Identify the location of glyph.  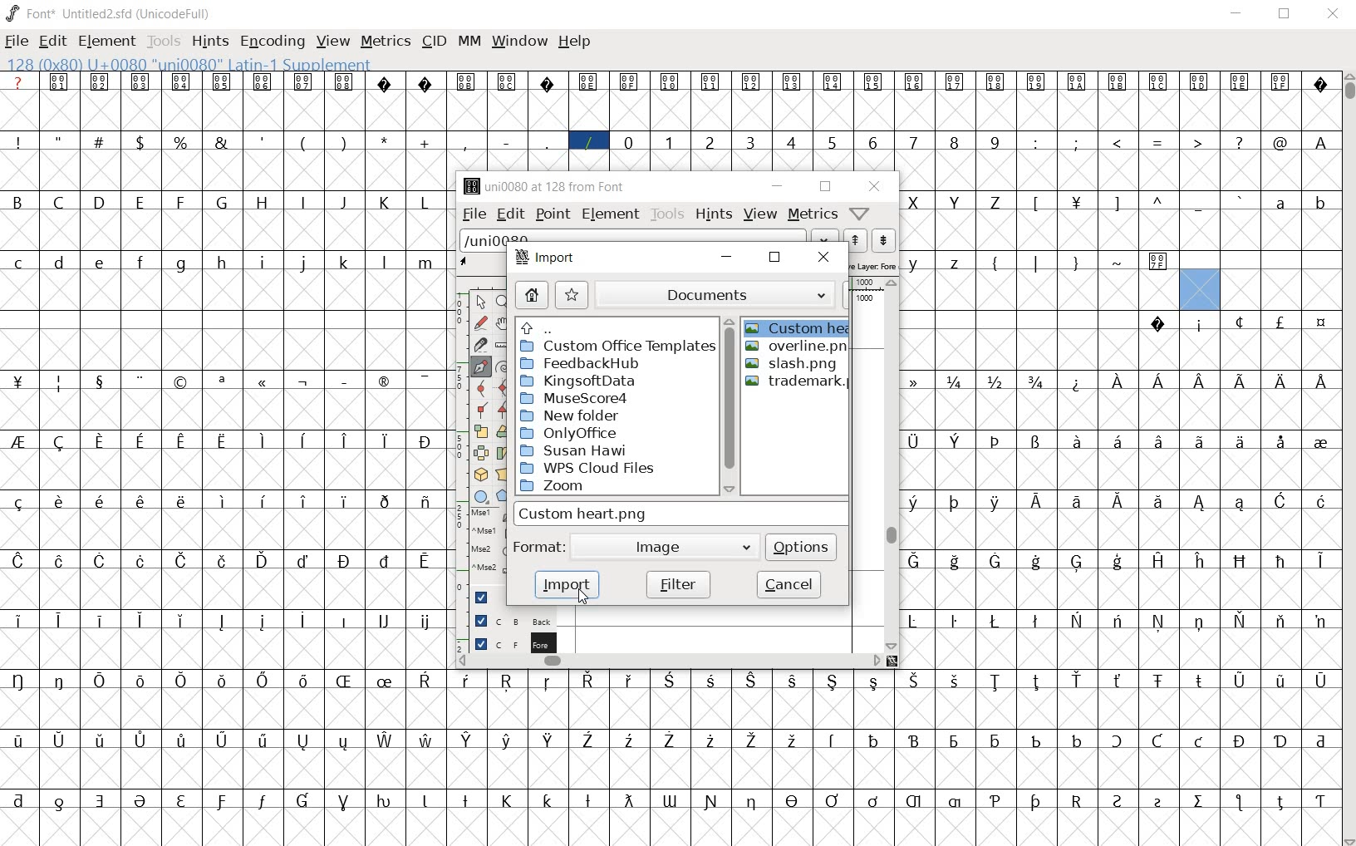
(710, 740).